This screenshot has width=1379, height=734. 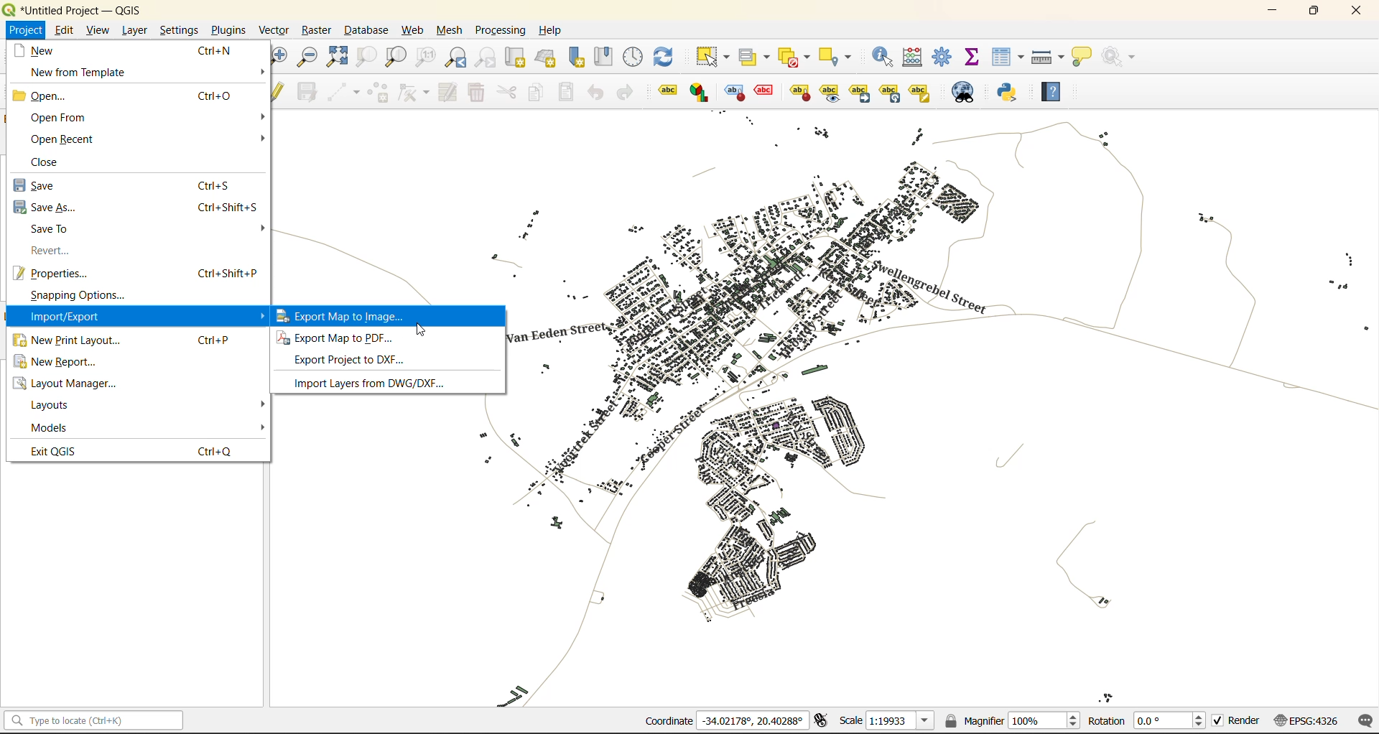 I want to click on cursor, so click(x=422, y=329).